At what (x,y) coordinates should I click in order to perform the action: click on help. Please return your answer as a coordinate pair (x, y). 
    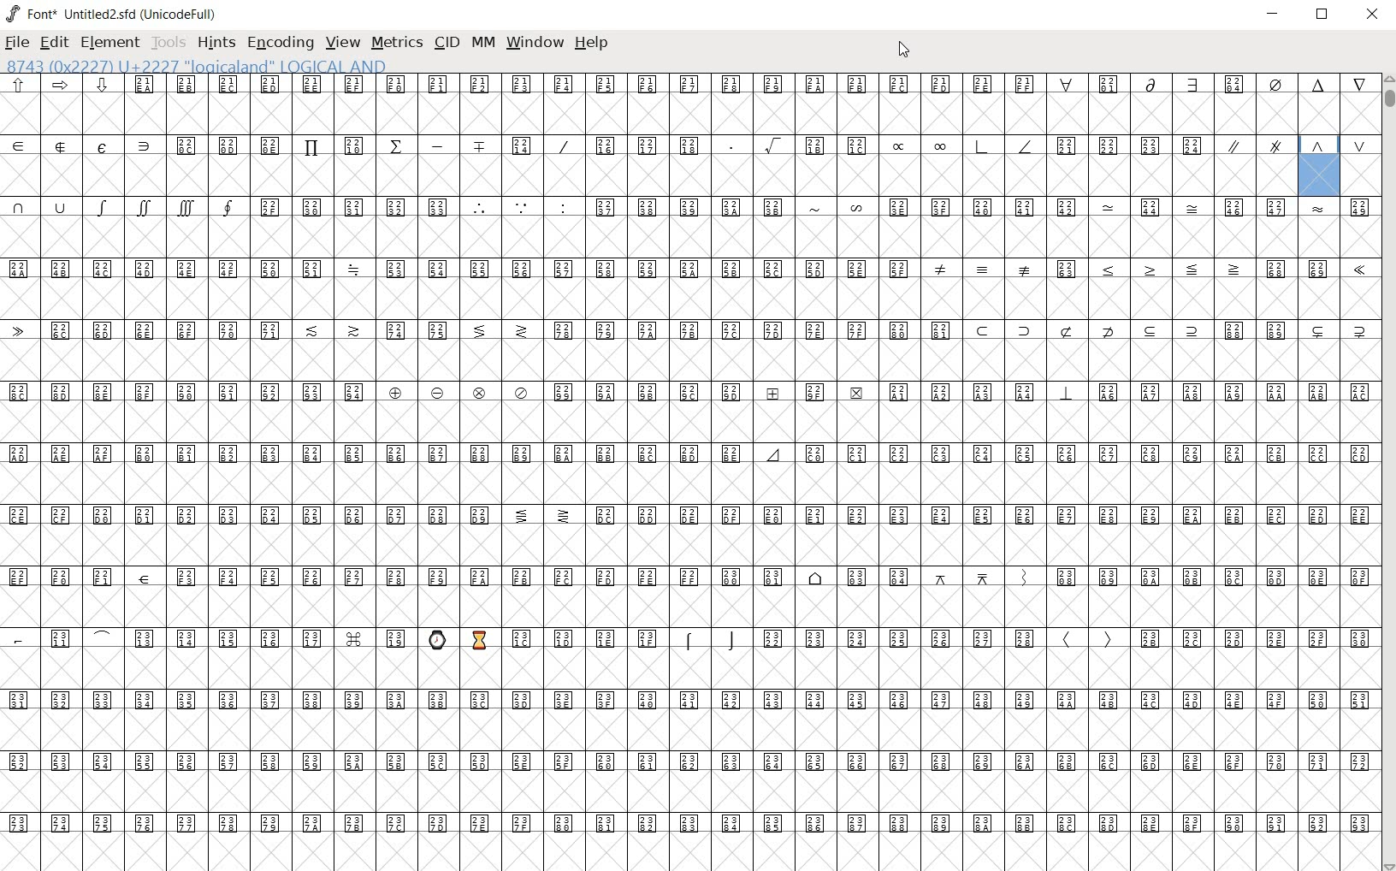
    Looking at the image, I should click on (591, 44).